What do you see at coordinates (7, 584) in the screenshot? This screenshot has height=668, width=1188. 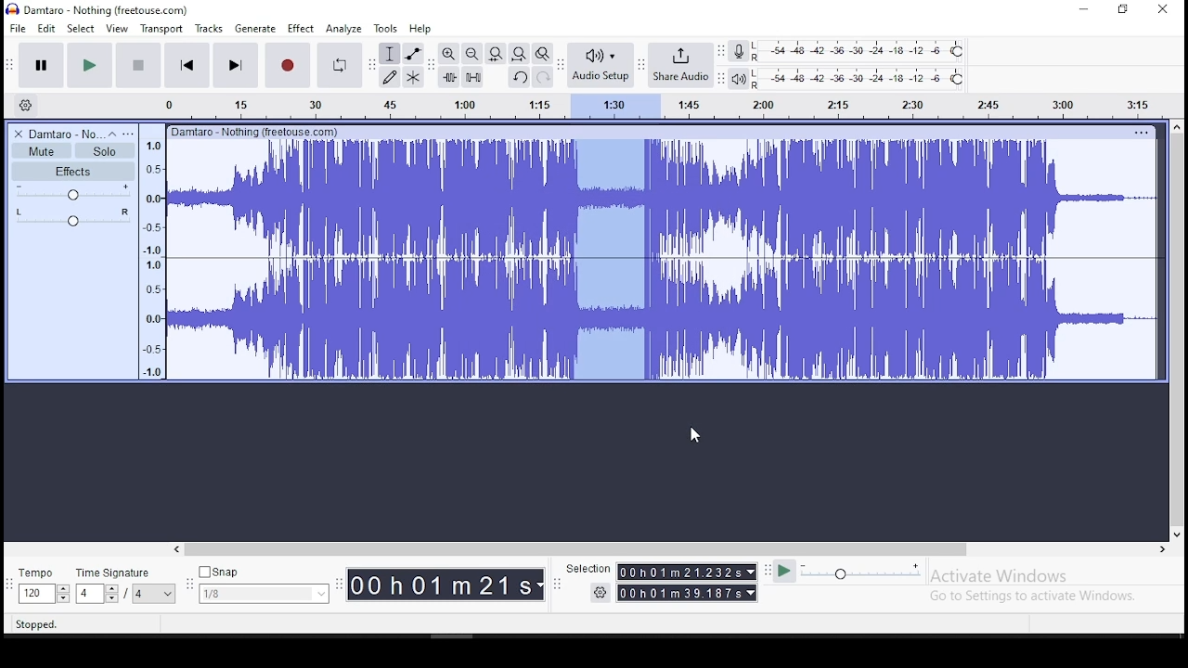 I see `` at bounding box center [7, 584].